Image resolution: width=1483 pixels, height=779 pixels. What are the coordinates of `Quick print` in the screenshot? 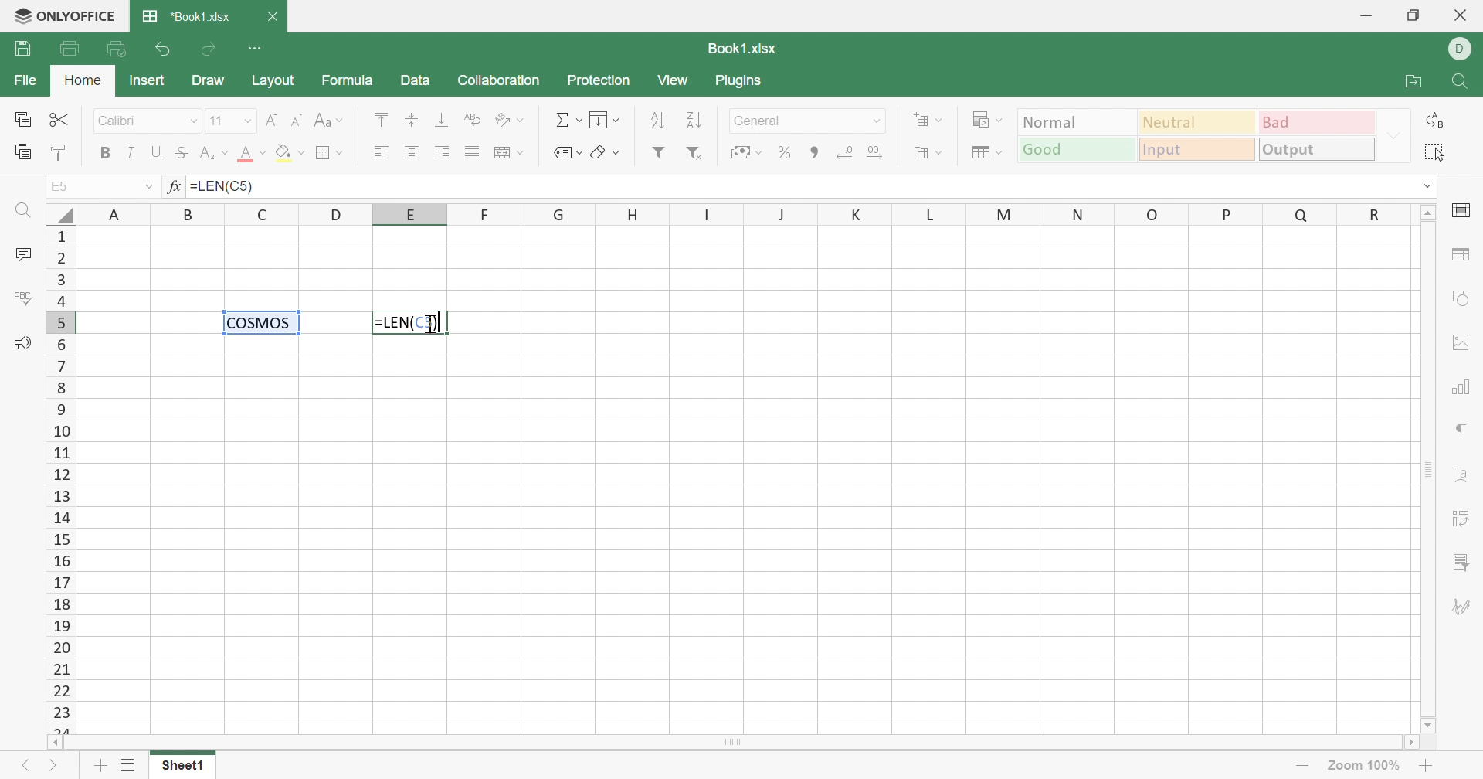 It's located at (117, 51).